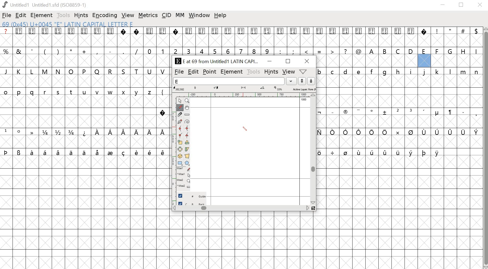 The width and height of the screenshot is (488, 269). I want to click on ruler, so click(242, 95).